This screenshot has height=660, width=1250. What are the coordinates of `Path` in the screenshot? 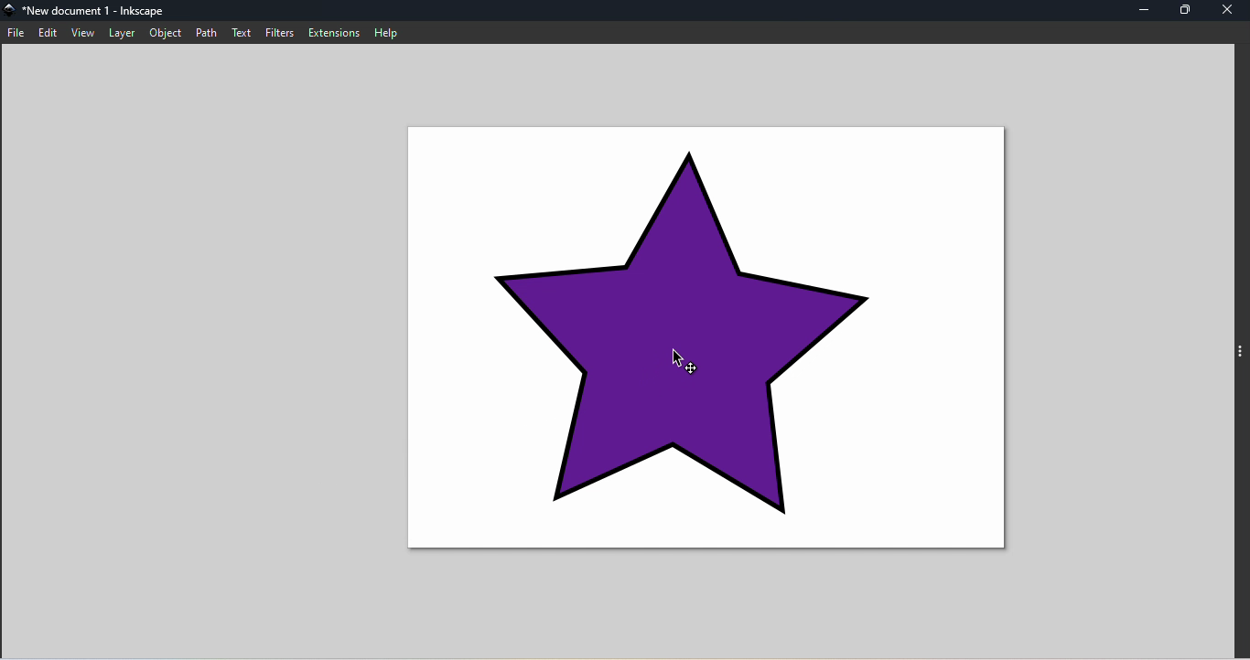 It's located at (206, 35).